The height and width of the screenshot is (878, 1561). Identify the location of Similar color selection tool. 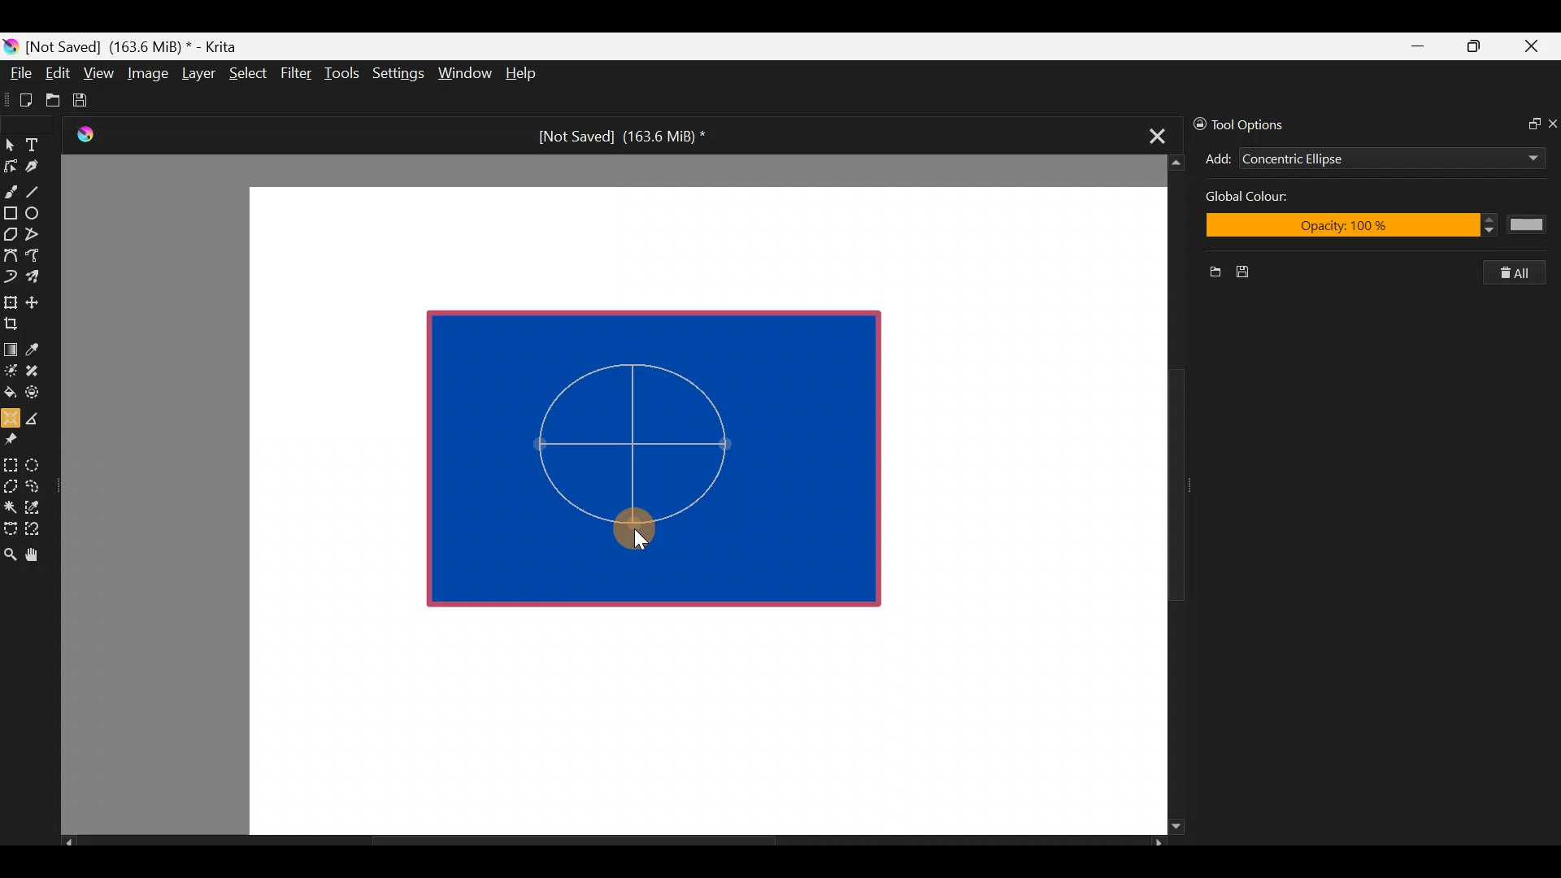
(35, 506).